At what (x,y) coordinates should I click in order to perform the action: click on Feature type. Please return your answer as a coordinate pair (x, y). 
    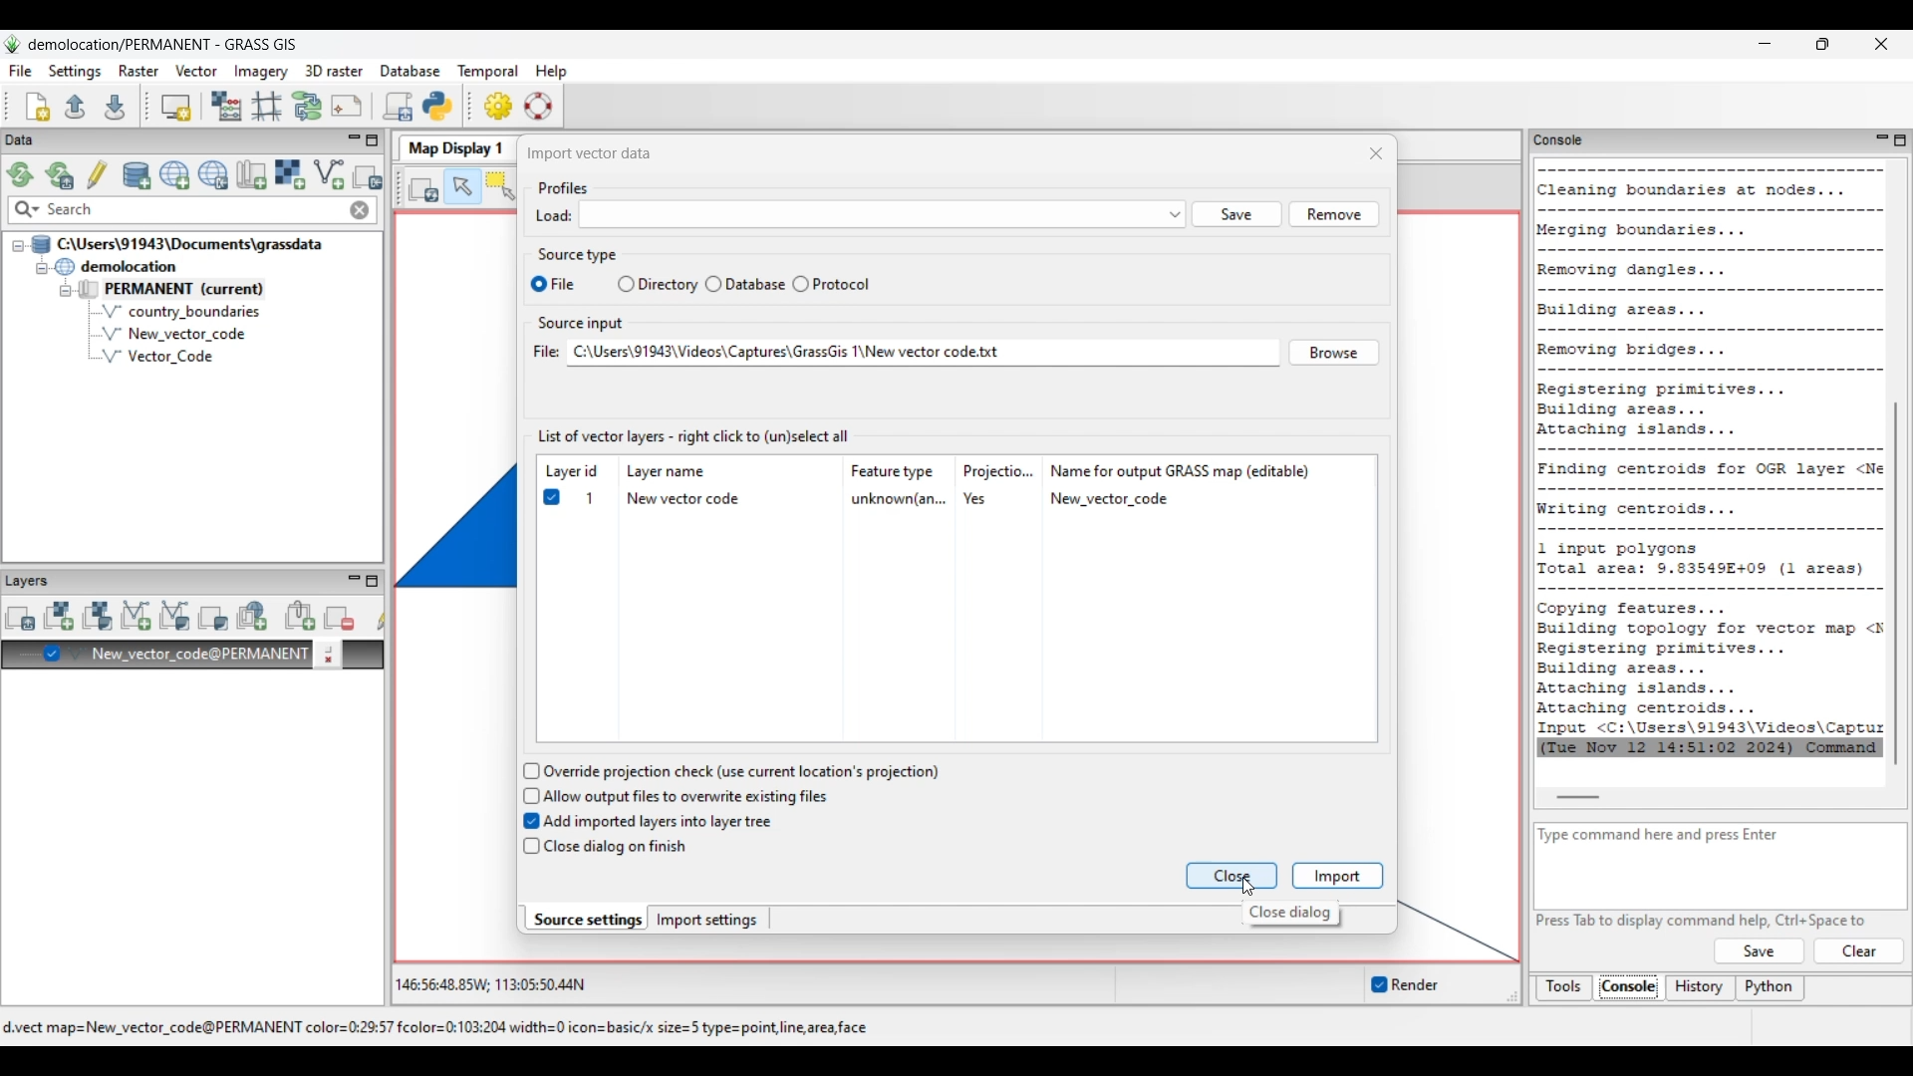
    Looking at the image, I should click on (896, 470).